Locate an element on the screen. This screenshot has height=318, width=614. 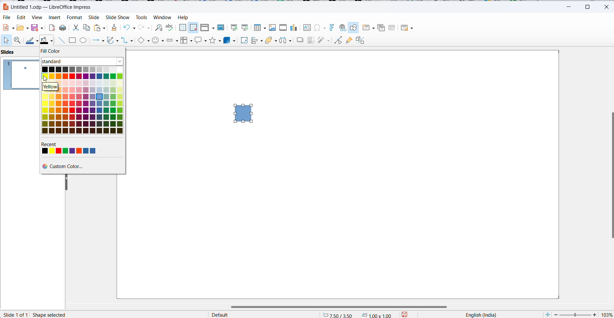
fill color type is located at coordinates (82, 62).